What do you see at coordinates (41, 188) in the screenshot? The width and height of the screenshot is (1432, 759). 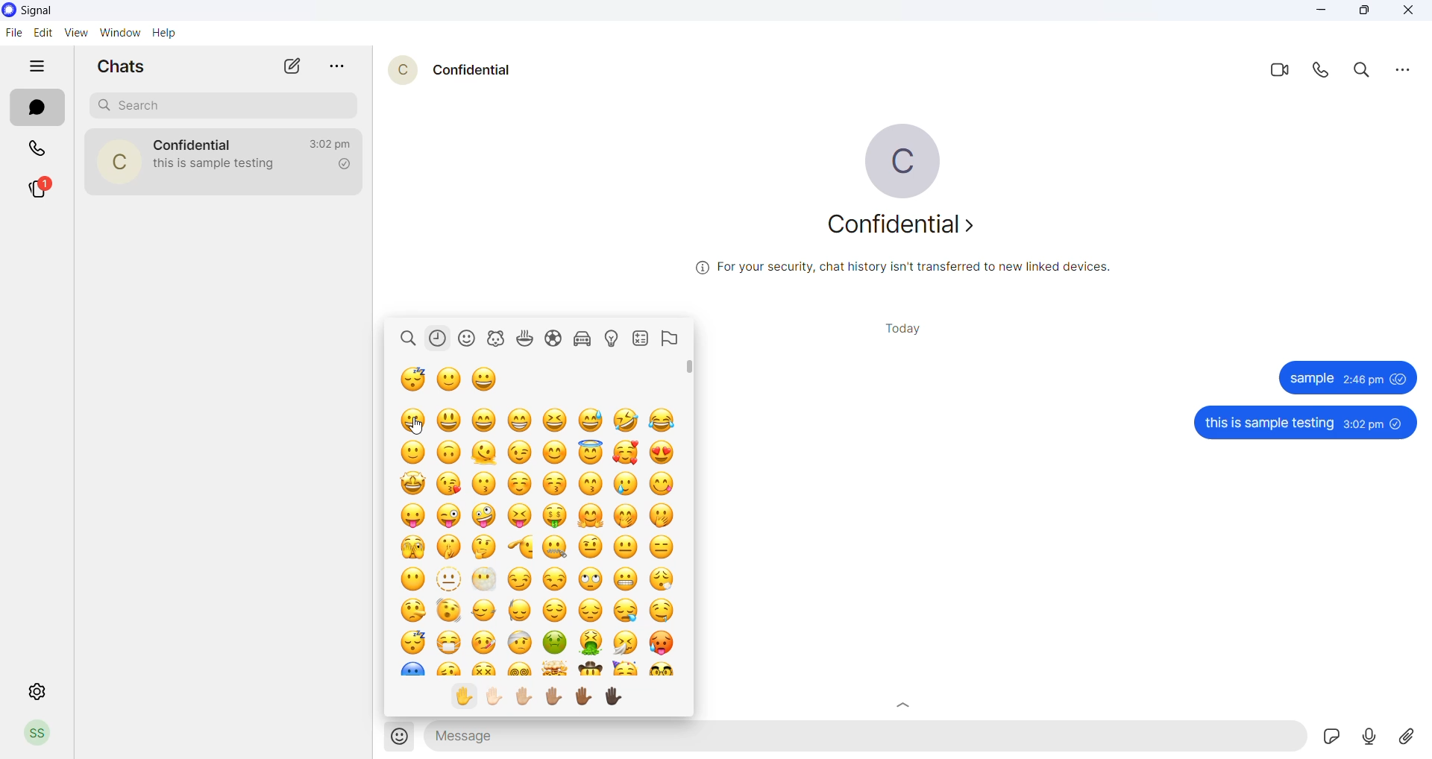 I see `stories` at bounding box center [41, 188].